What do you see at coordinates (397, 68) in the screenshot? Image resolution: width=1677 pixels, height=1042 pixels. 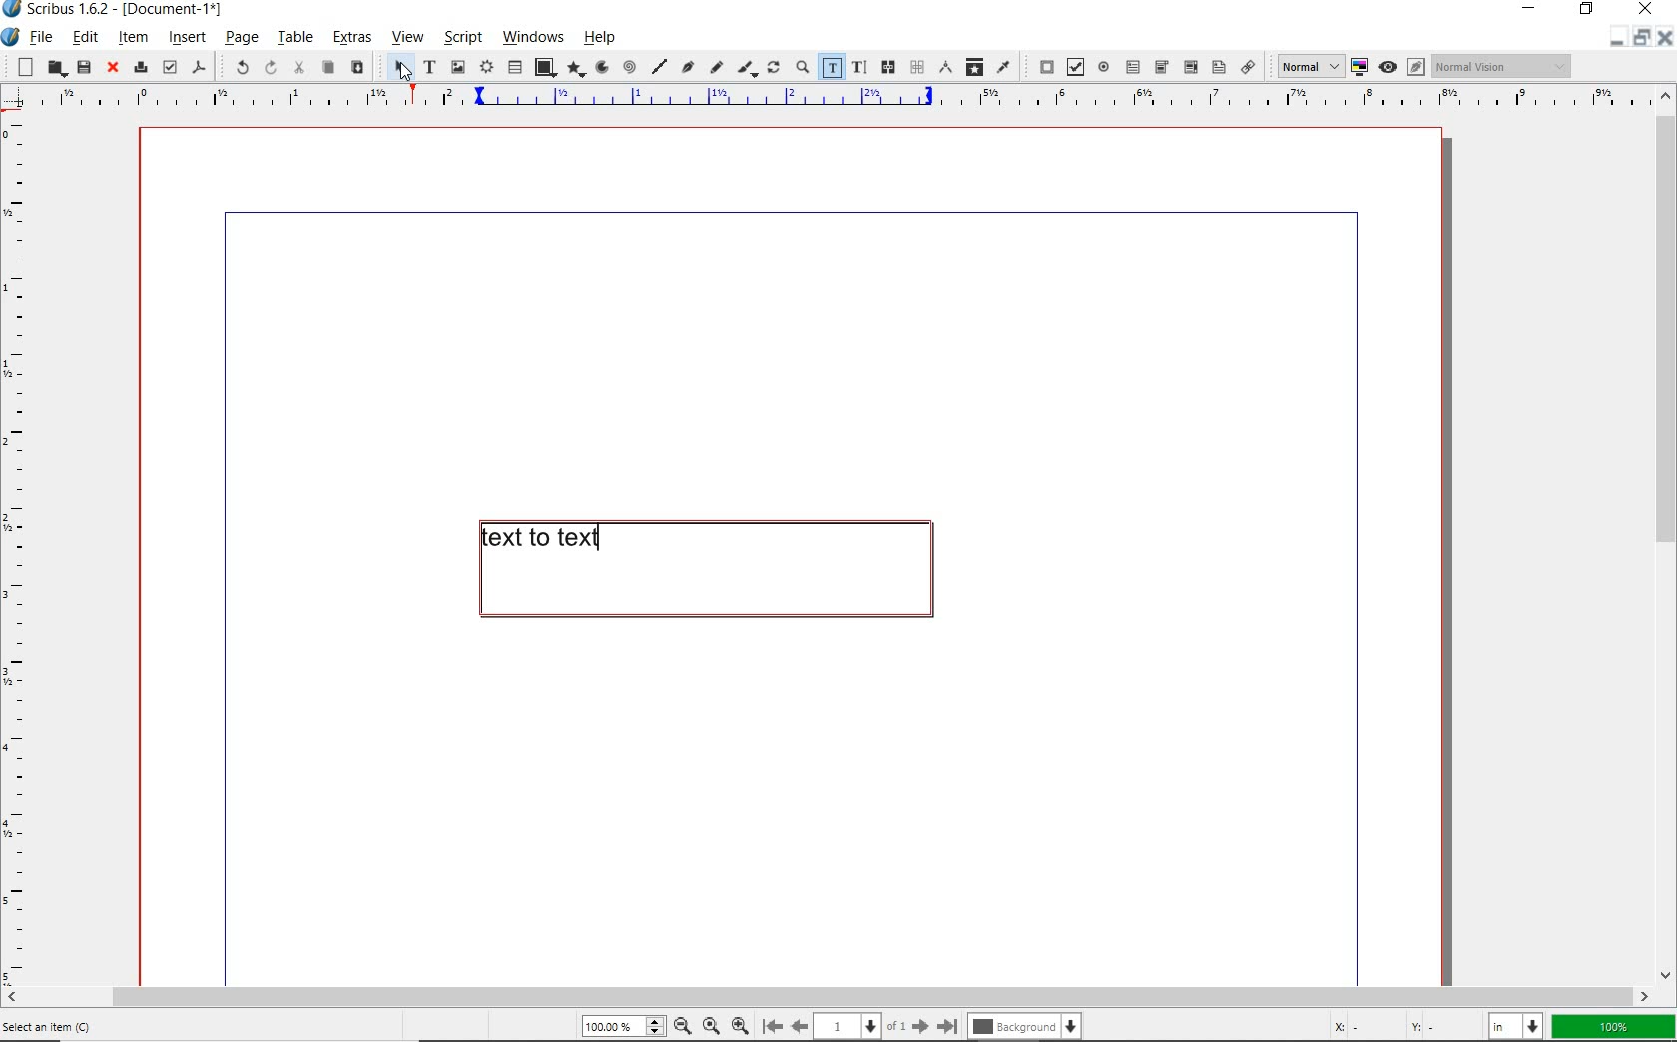 I see `select item` at bounding box center [397, 68].